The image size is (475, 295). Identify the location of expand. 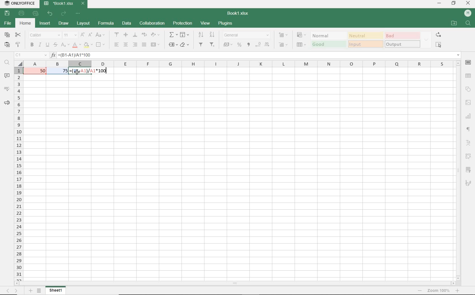
(426, 40).